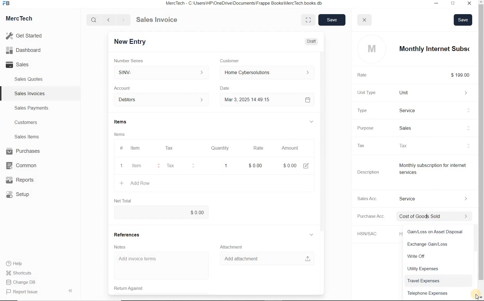 The width and height of the screenshot is (484, 301). What do you see at coordinates (437, 171) in the screenshot?
I see `Item Description` at bounding box center [437, 171].